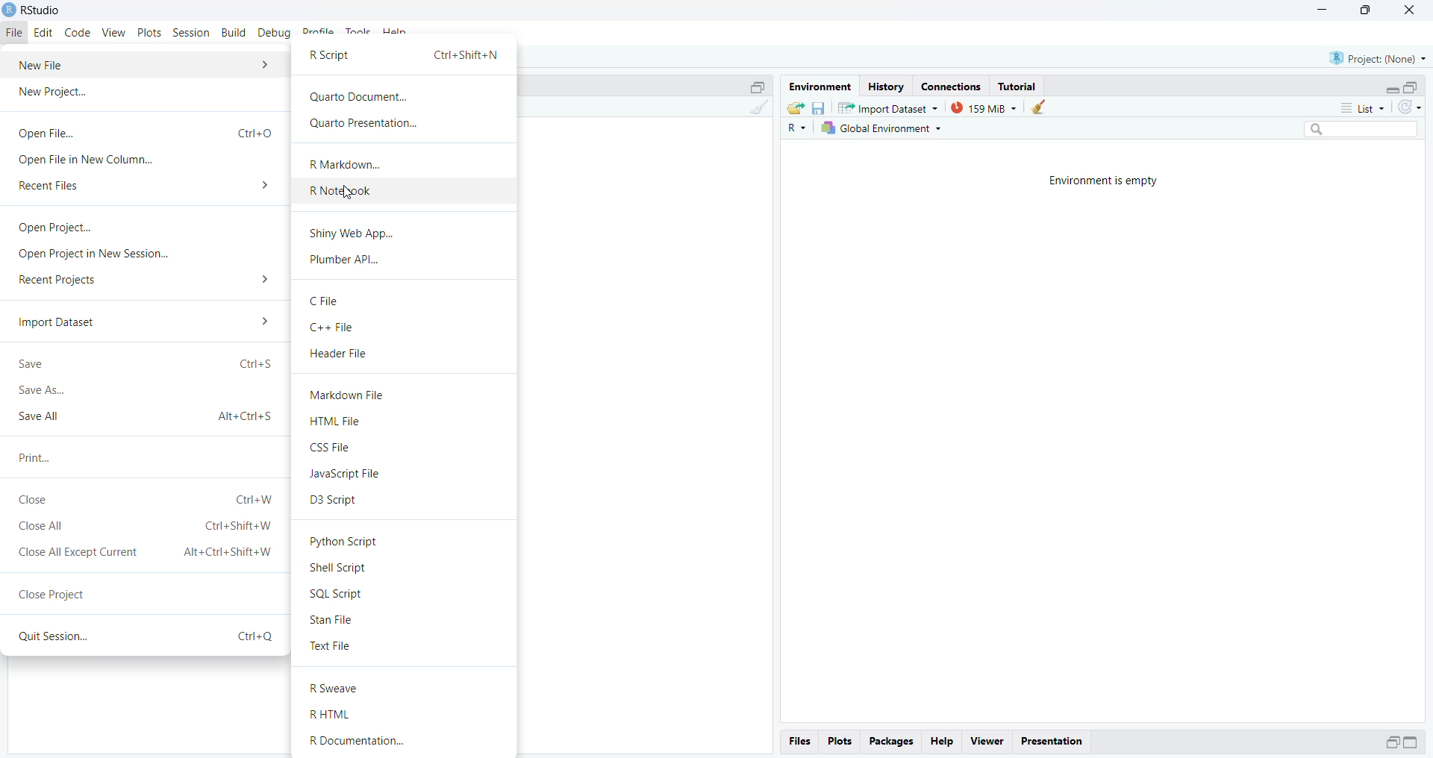 This screenshot has width=1433, height=758. I want to click on Save All Alt+Ctrl+S, so click(145, 416).